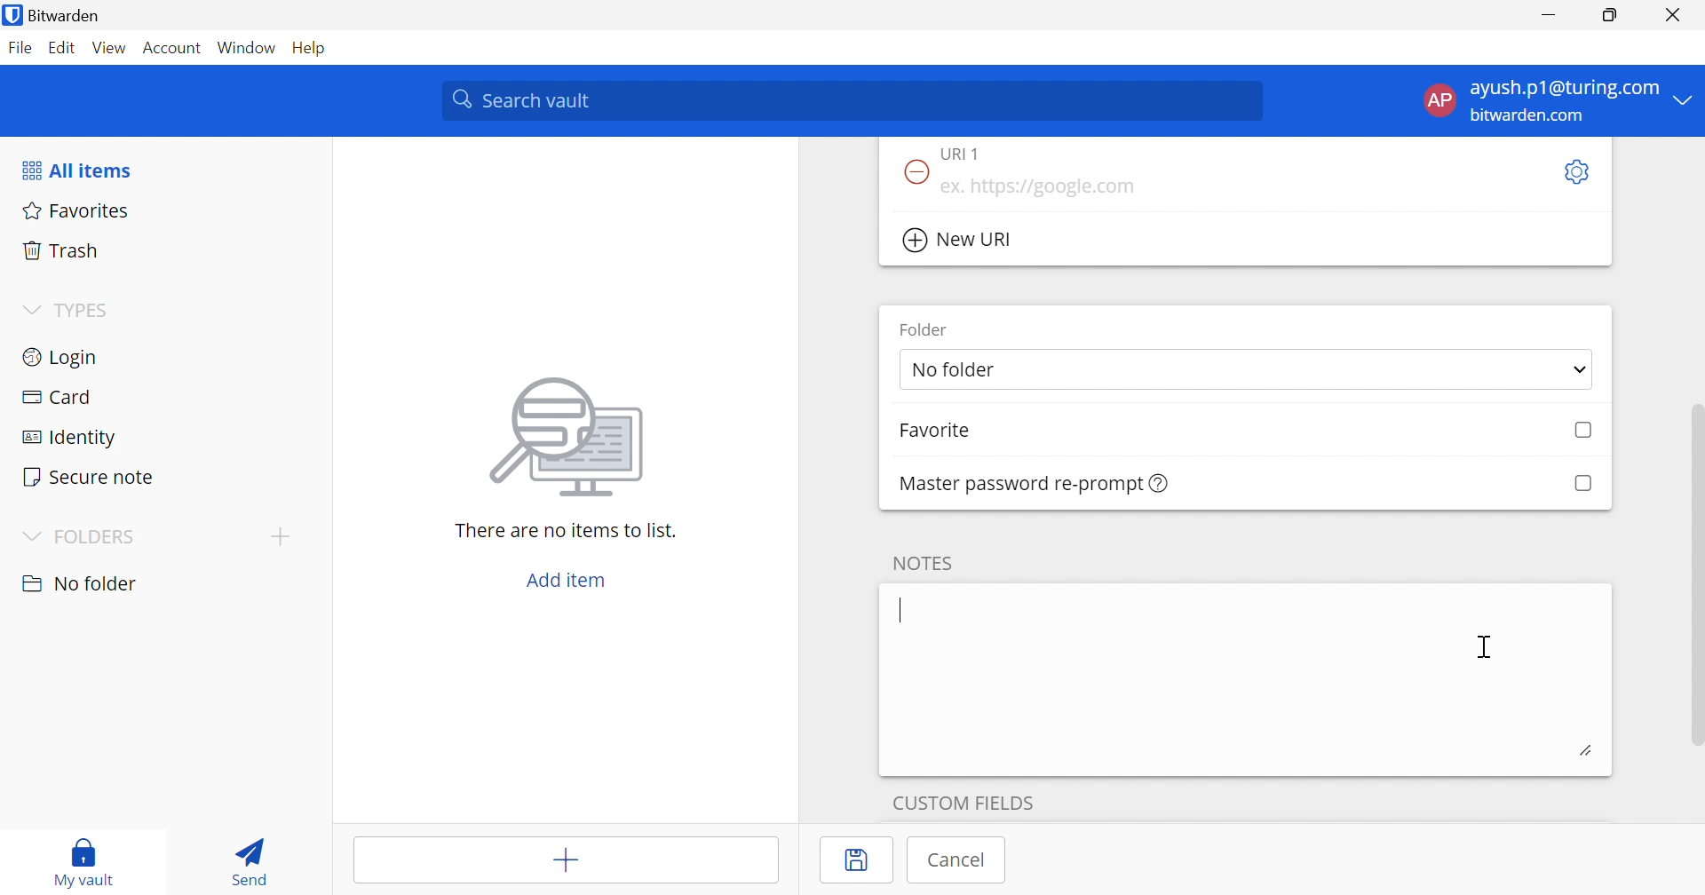 The width and height of the screenshot is (1705, 895). What do you see at coordinates (1565, 89) in the screenshot?
I see `ayush.p1@turing.com` at bounding box center [1565, 89].